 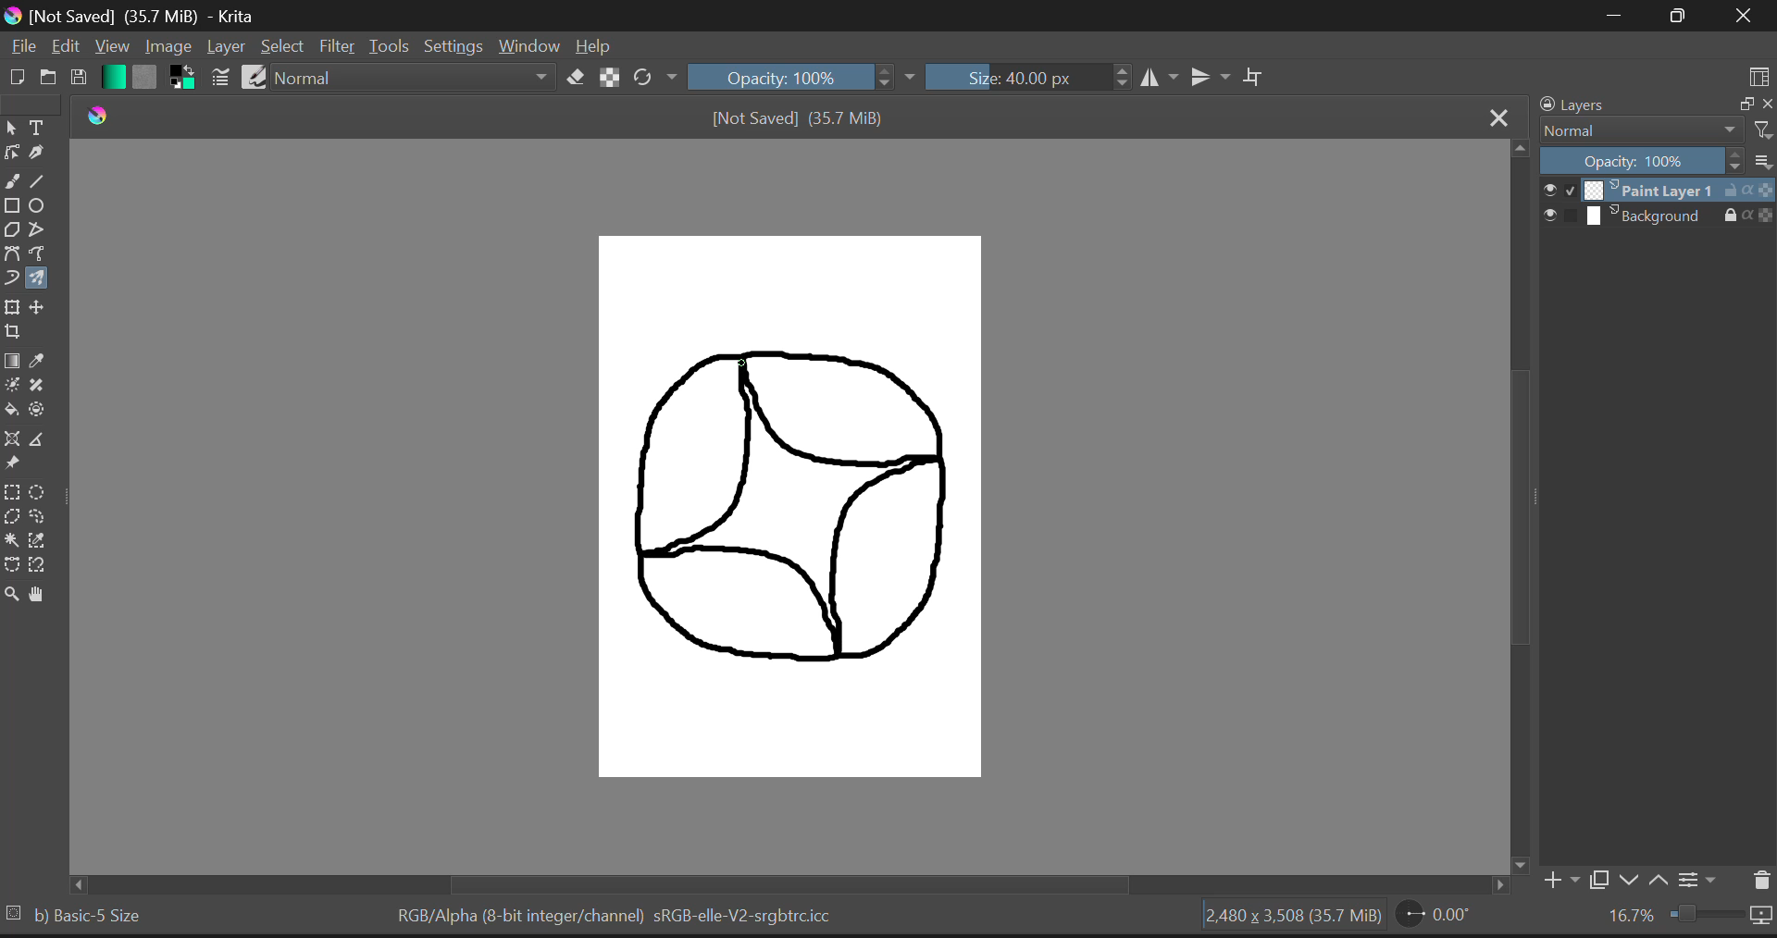 What do you see at coordinates (41, 179) in the screenshot?
I see `Line` at bounding box center [41, 179].